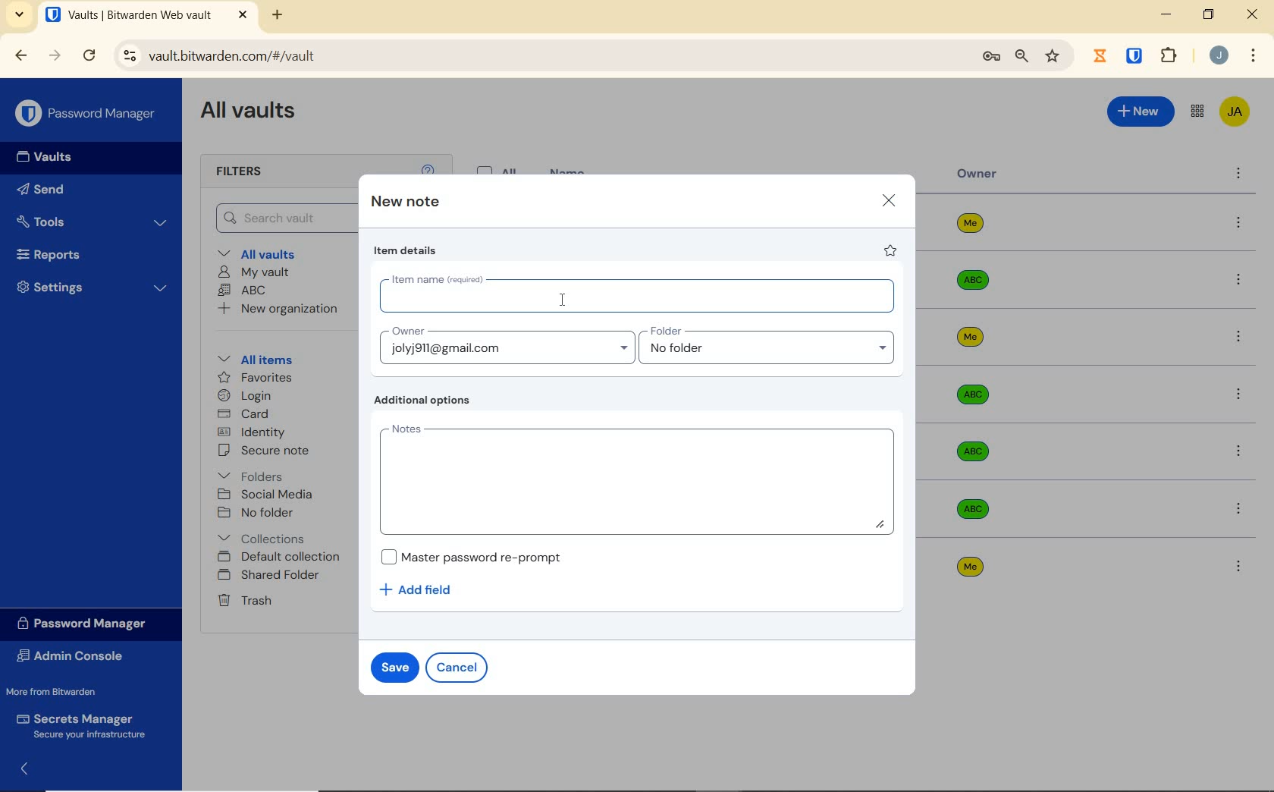 The height and width of the screenshot is (792, 1274). I want to click on open tab, so click(128, 15).